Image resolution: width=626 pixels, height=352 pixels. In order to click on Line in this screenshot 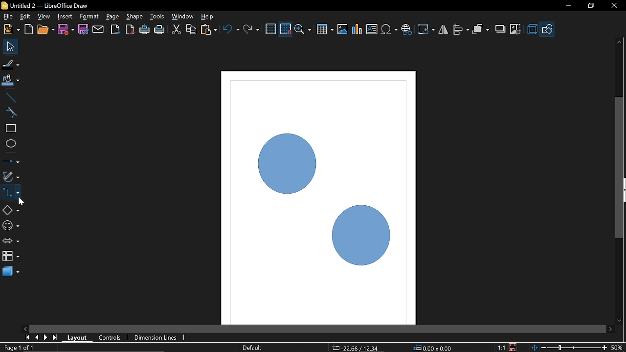, I will do `click(9, 98)`.